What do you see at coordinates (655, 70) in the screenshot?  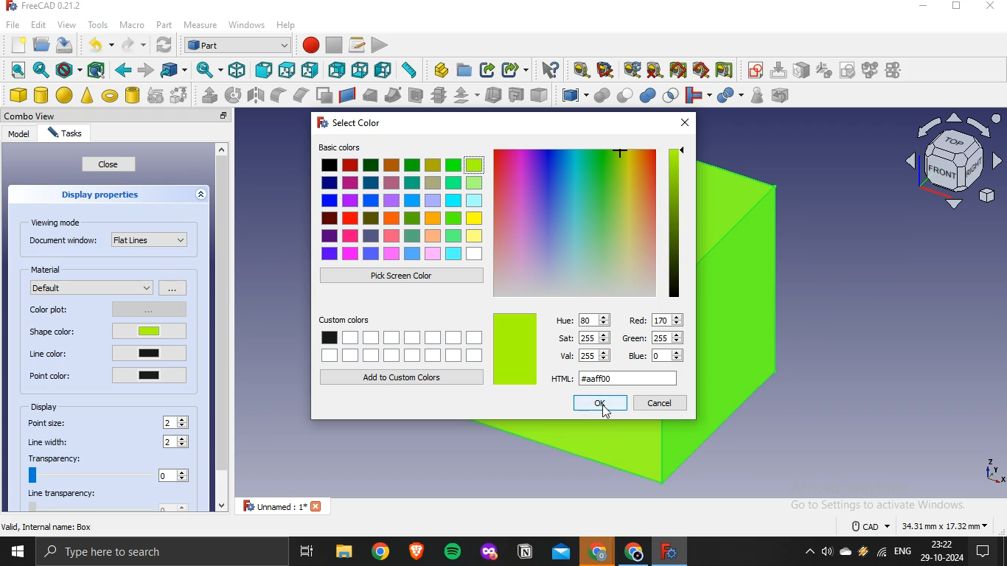 I see `clear all` at bounding box center [655, 70].